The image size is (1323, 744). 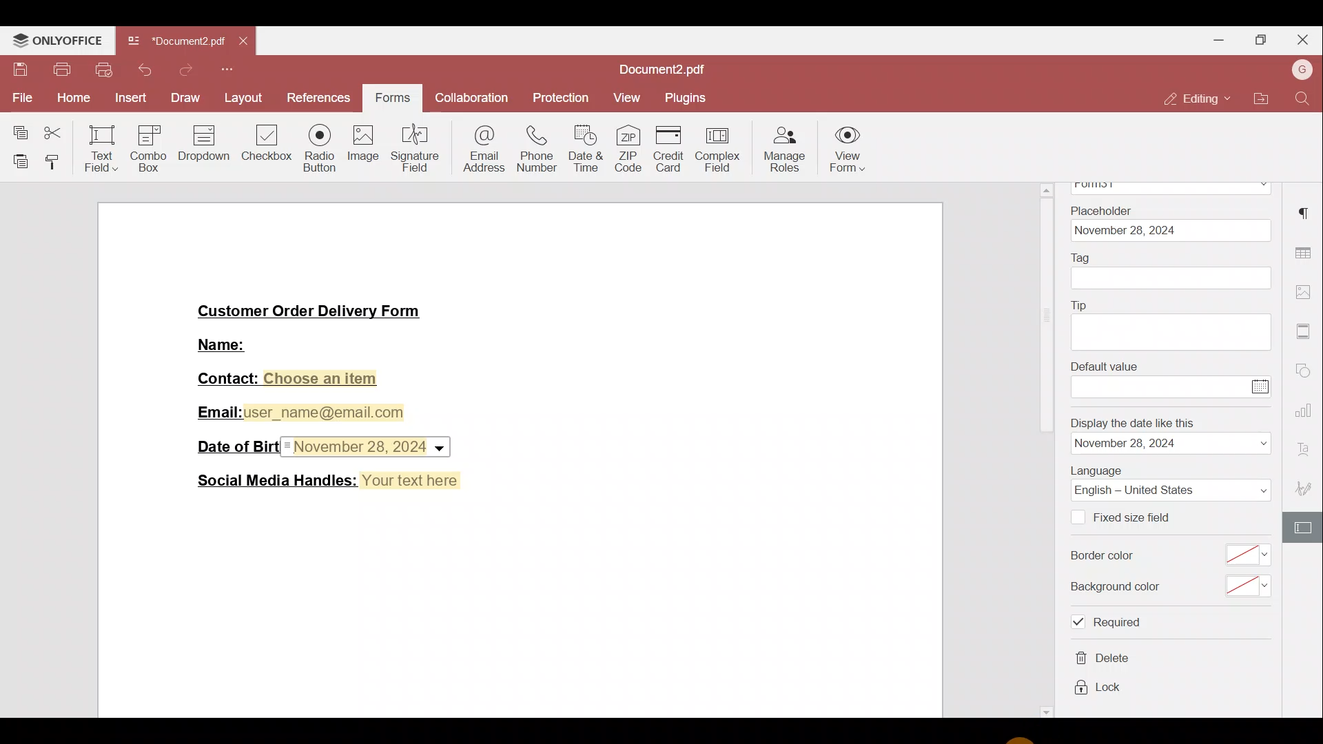 I want to click on Copy, so click(x=17, y=130).